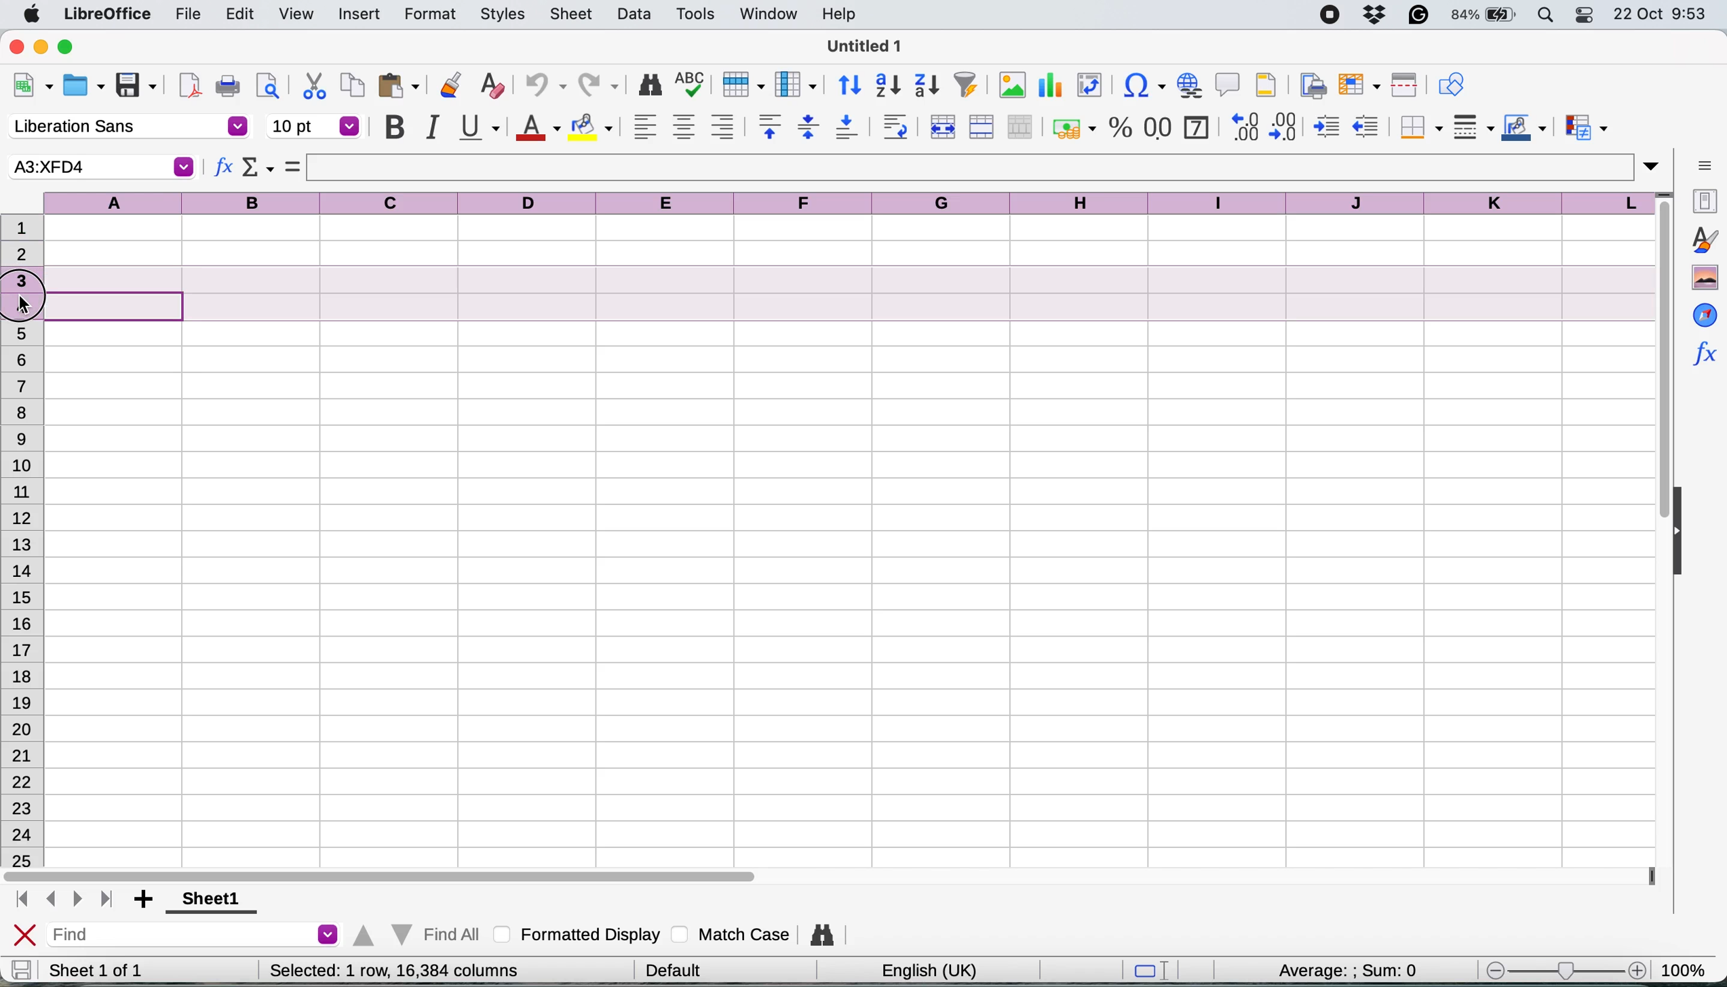 The height and width of the screenshot is (987, 1727). I want to click on cut, so click(315, 85).